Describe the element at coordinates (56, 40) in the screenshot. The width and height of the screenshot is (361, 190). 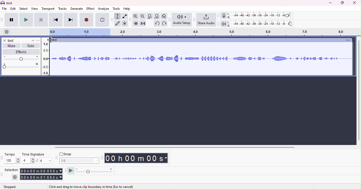
I see `track title` at that location.